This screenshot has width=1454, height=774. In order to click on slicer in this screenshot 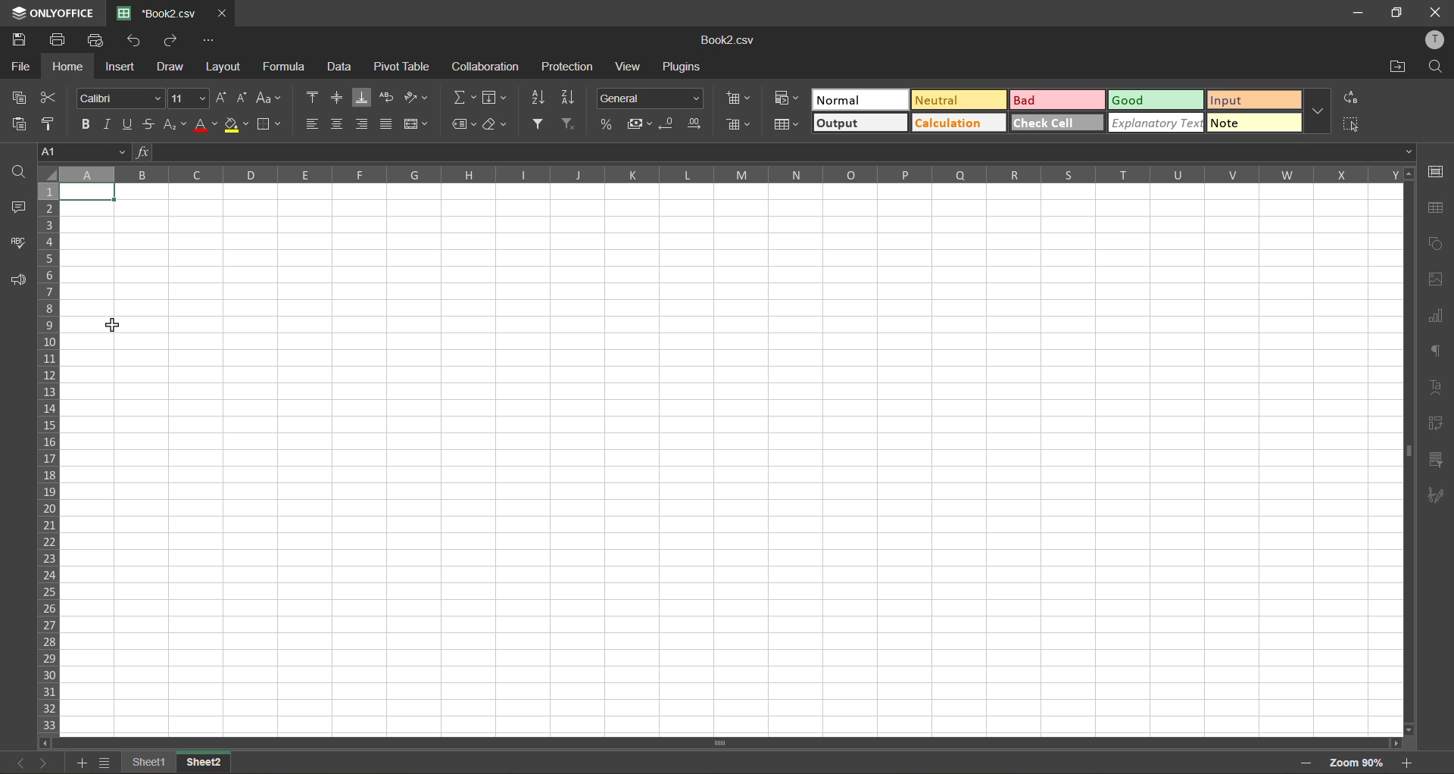, I will do `click(1437, 460)`.